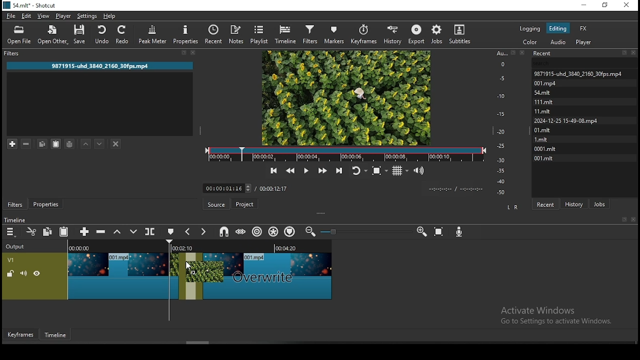 The image size is (640, 360). Describe the element at coordinates (191, 276) in the screenshot. I see `video clip (active selection)` at that location.